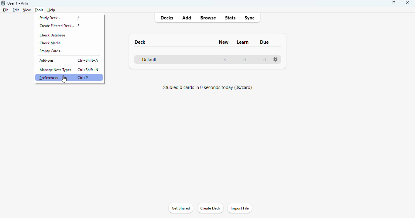 Image resolution: width=415 pixels, height=218 pixels. What do you see at coordinates (65, 79) in the screenshot?
I see `cursor` at bounding box center [65, 79].